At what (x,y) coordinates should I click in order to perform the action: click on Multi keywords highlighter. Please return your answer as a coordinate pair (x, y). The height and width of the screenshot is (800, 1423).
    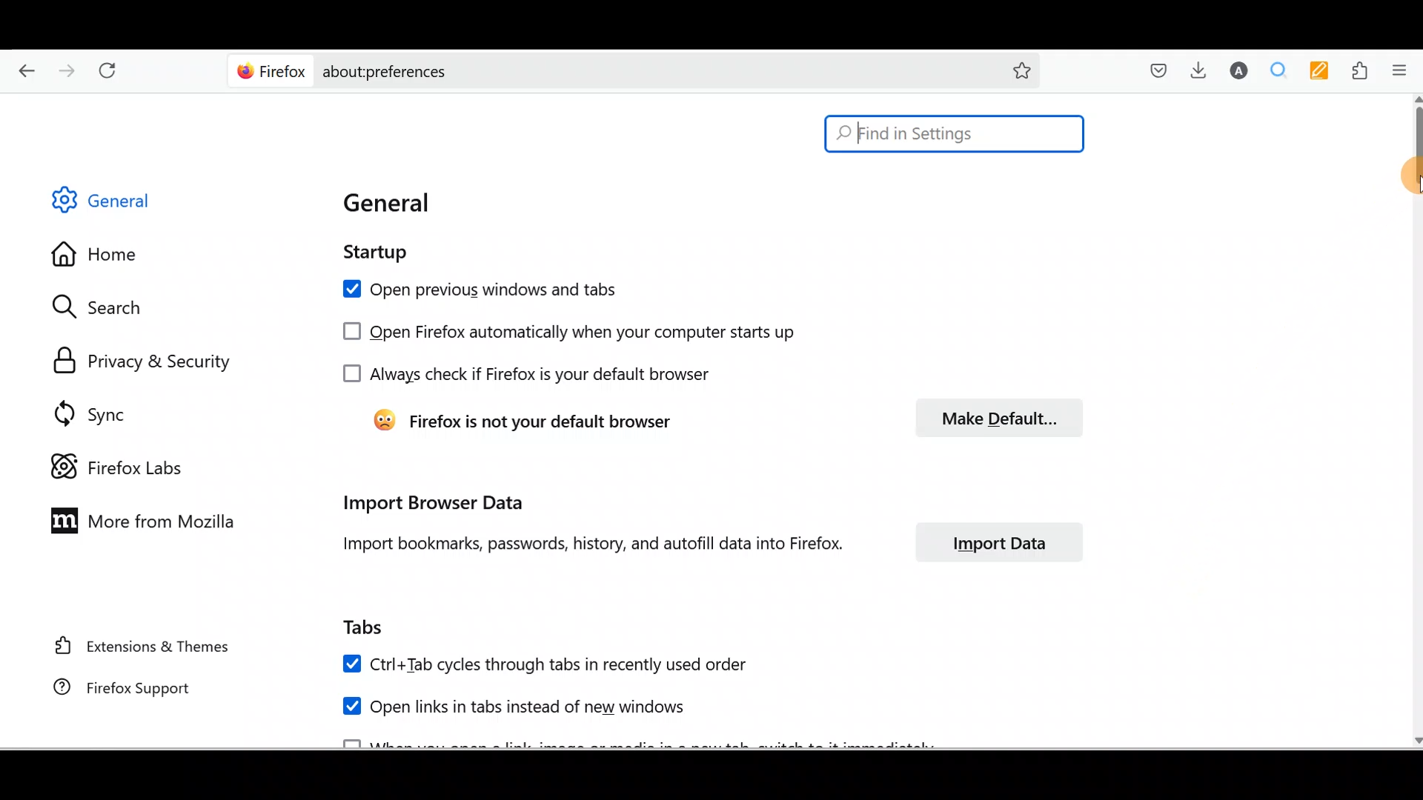
    Looking at the image, I should click on (1324, 72).